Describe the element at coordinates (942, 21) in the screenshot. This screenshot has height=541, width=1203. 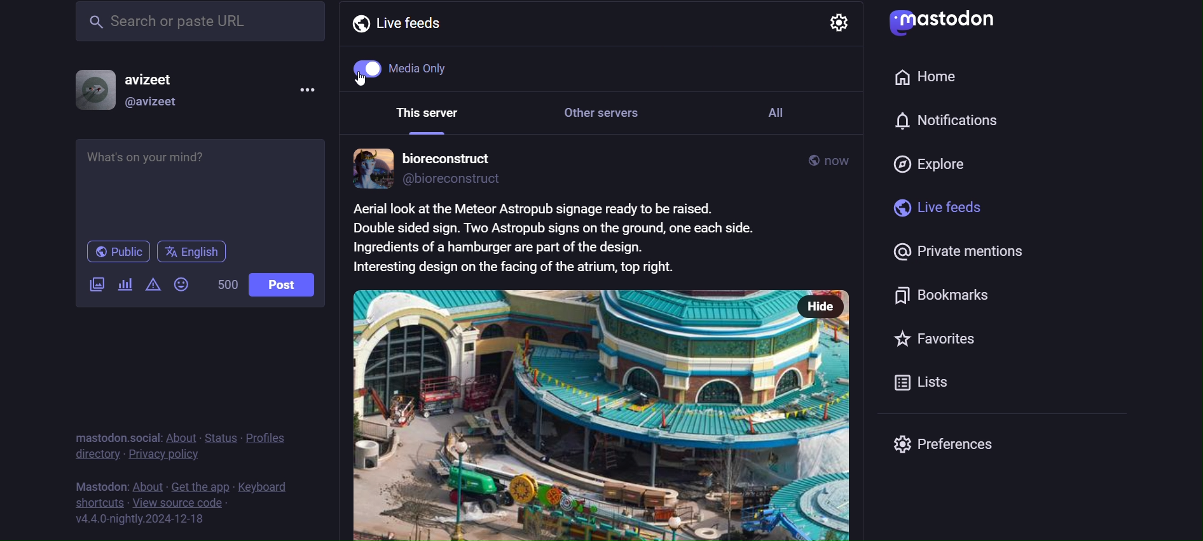
I see `mastodon` at that location.